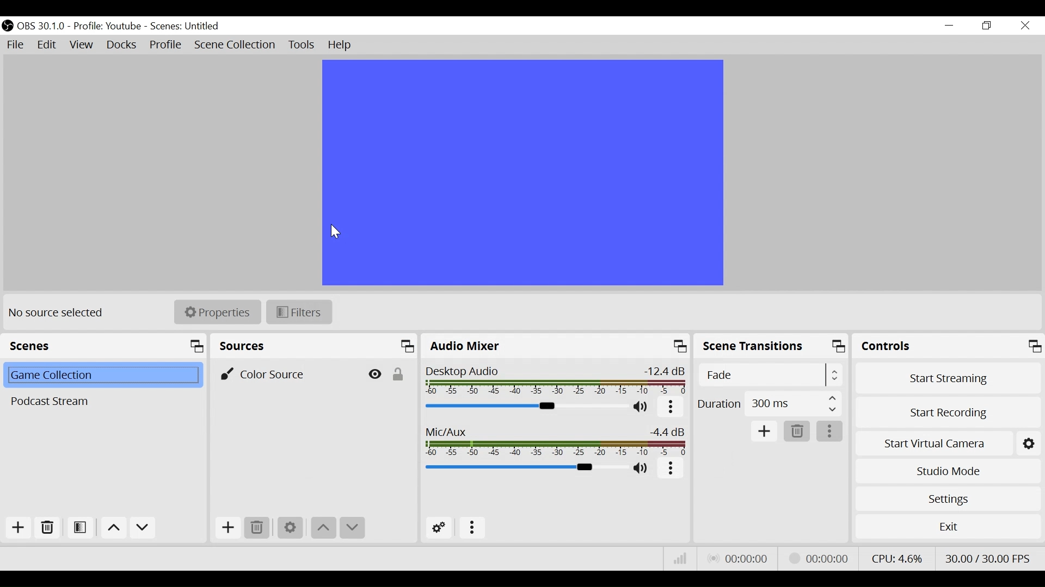 This screenshot has width=1045, height=587. Describe the element at coordinates (945, 377) in the screenshot. I see `Start Streaming` at that location.